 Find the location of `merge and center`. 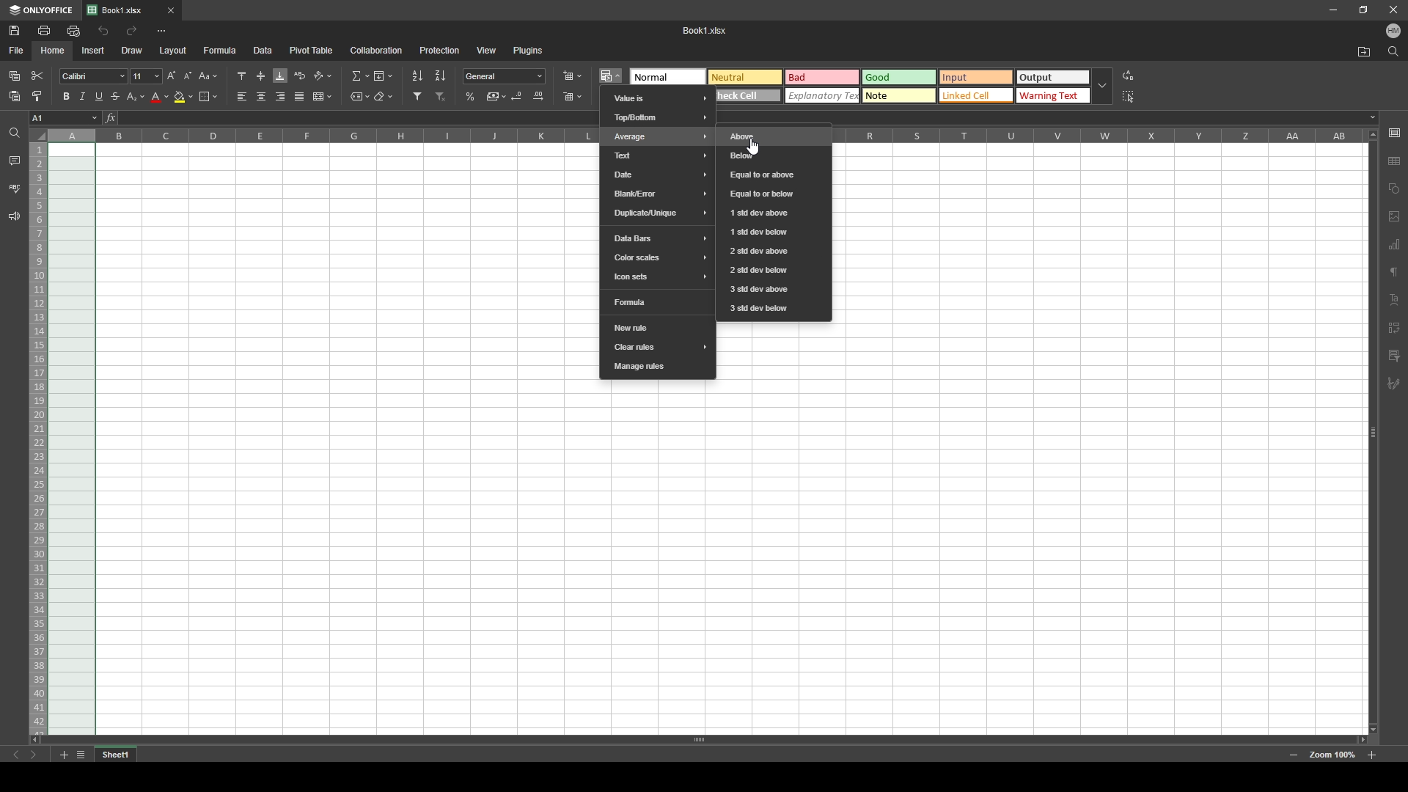

merge and center is located at coordinates (322, 96).